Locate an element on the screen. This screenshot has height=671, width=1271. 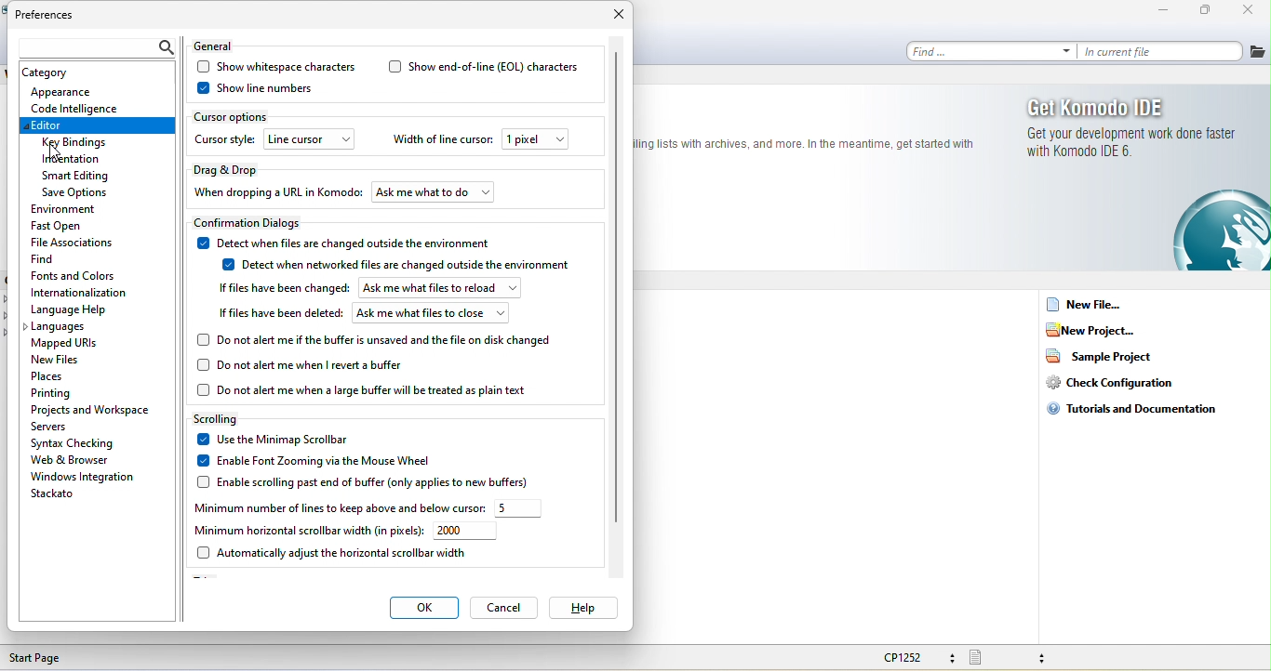
close is located at coordinates (617, 15).